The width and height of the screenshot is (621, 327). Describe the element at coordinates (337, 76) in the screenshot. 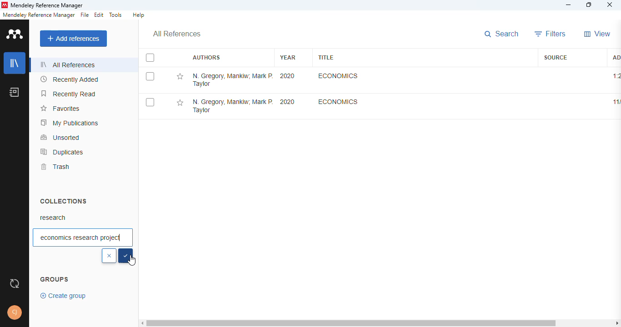

I see `Economics` at that location.